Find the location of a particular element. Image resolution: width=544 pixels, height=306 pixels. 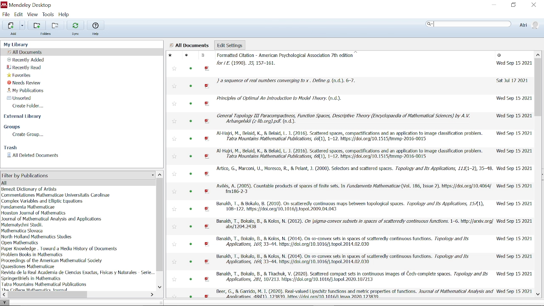

author is located at coordinates (30, 189).